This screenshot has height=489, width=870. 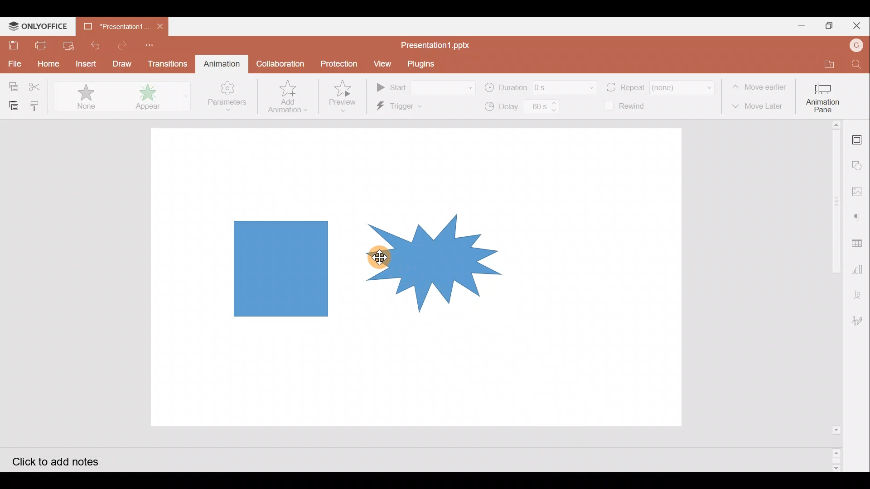 What do you see at coordinates (859, 216) in the screenshot?
I see `Paragraph settings` at bounding box center [859, 216].